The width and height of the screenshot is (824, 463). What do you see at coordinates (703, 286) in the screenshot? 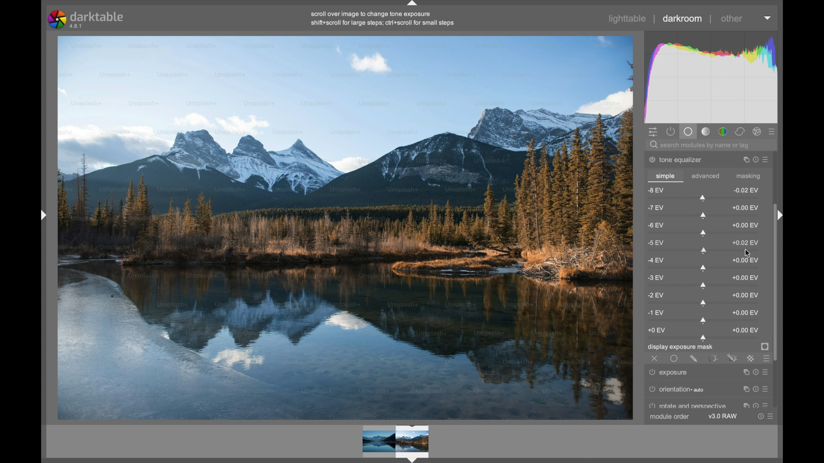
I see `slider` at bounding box center [703, 286].